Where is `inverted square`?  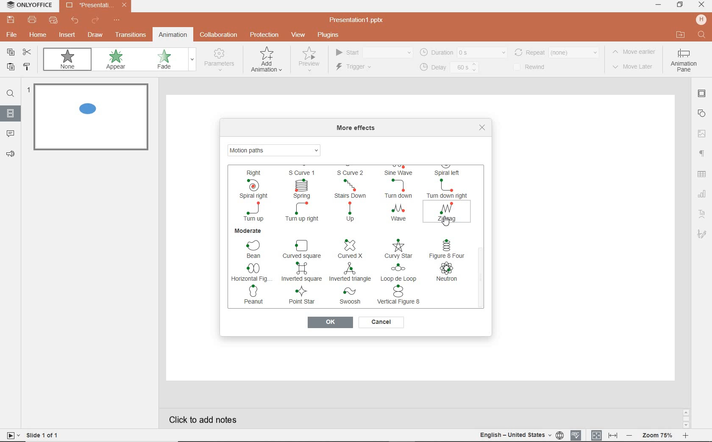 inverted square is located at coordinates (302, 271).